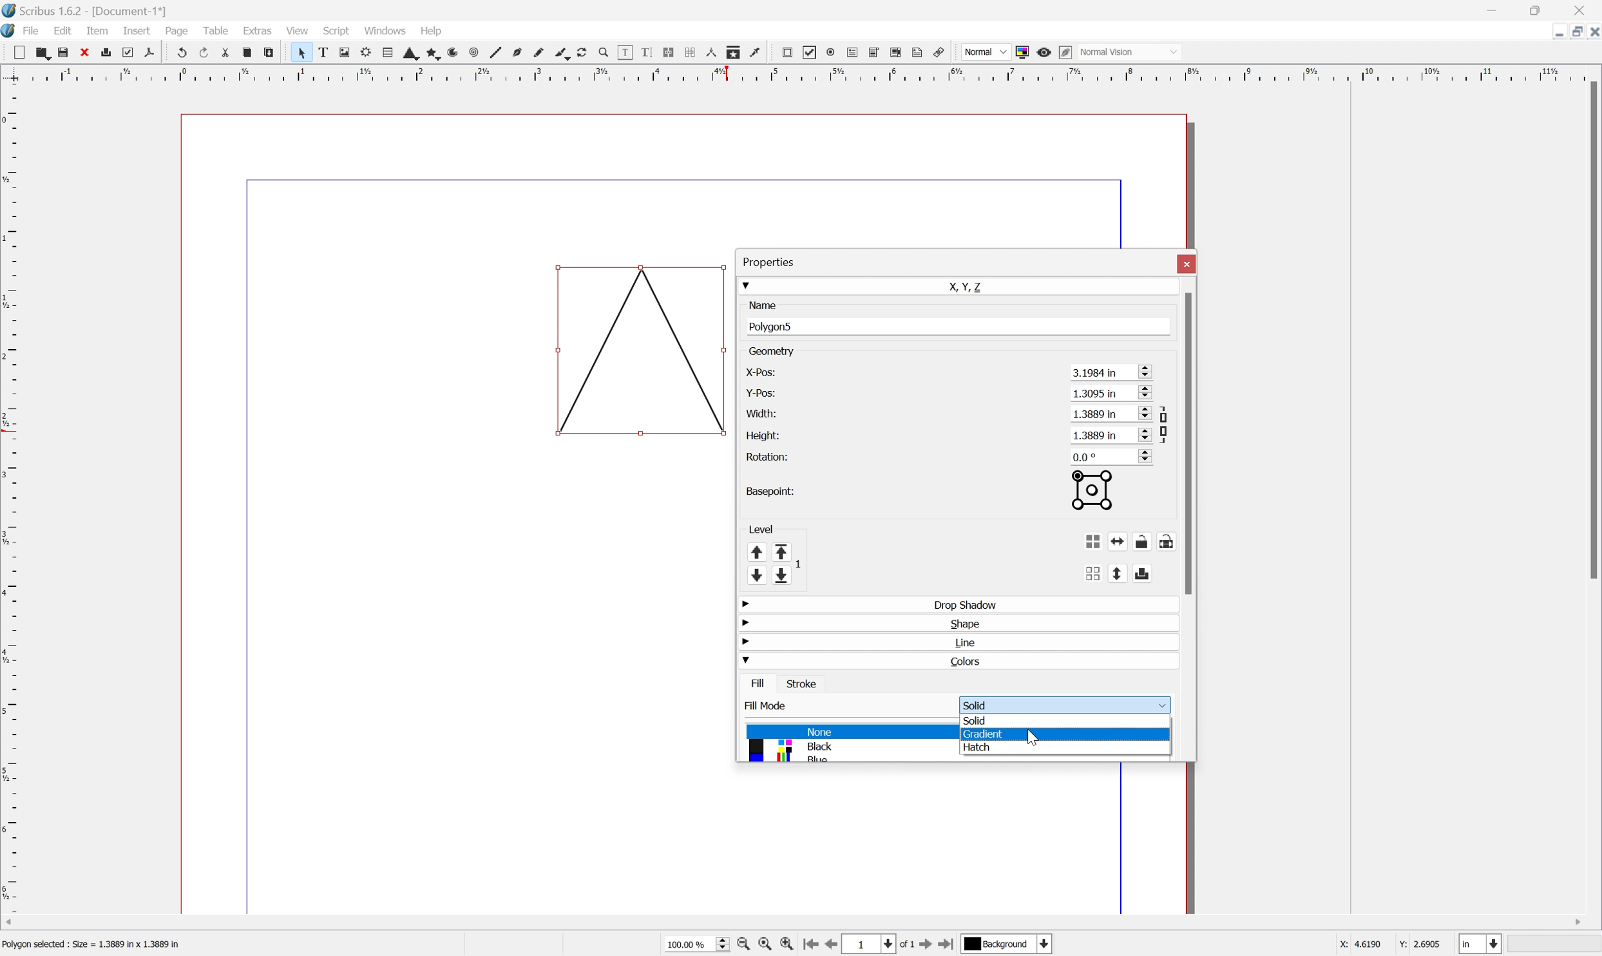 The height and width of the screenshot is (956, 1602). Describe the element at coordinates (381, 53) in the screenshot. I see `Table` at that location.